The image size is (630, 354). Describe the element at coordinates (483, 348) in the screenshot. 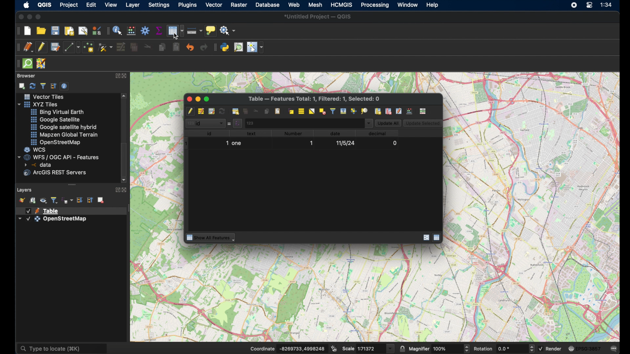

I see `rotation` at that location.